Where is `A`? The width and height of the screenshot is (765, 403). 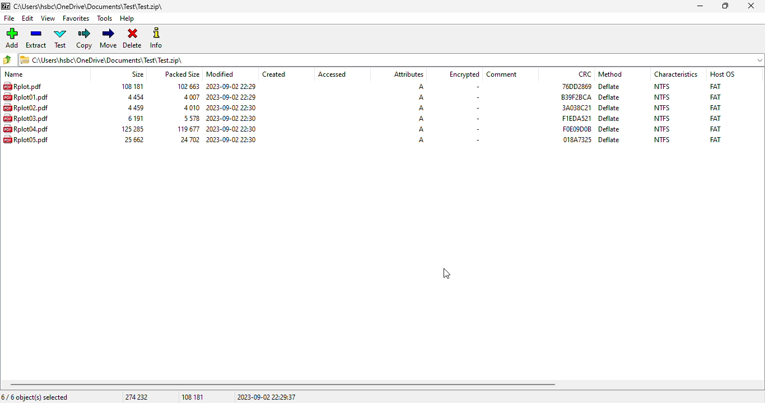 A is located at coordinates (420, 87).